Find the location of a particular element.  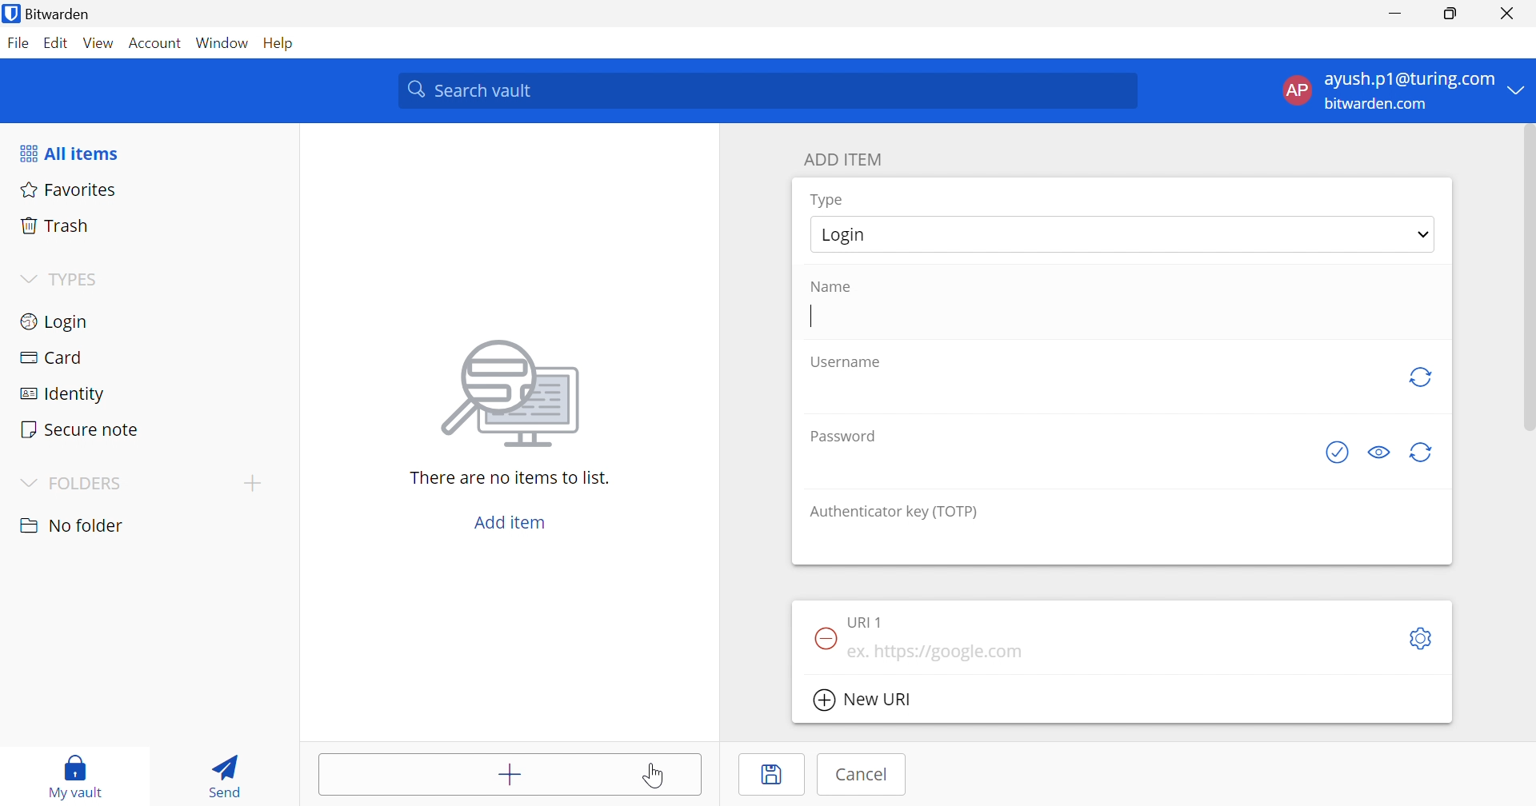

Login is located at coordinates (57, 321).